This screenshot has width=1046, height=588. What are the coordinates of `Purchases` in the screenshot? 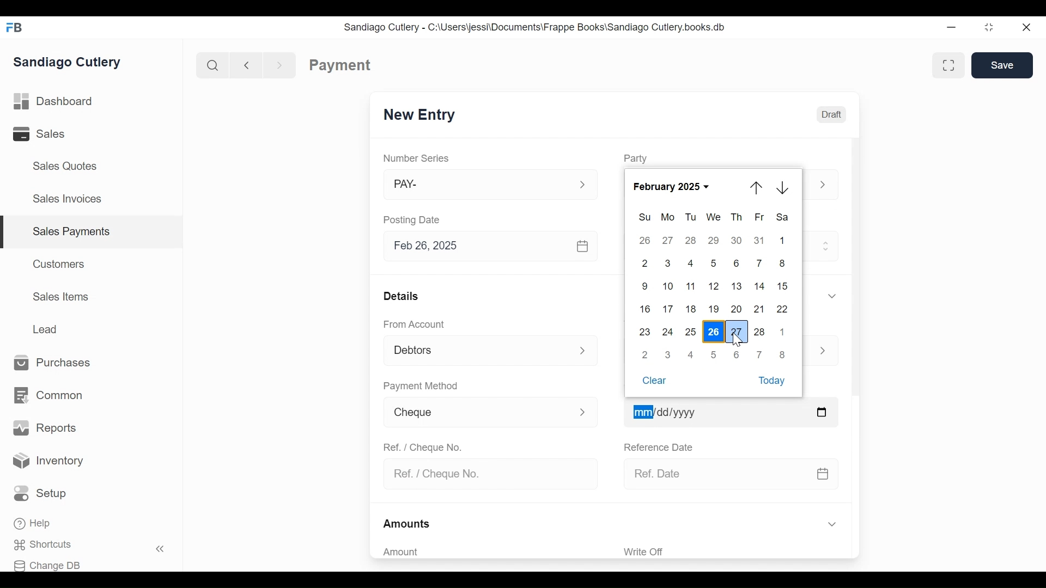 It's located at (53, 363).